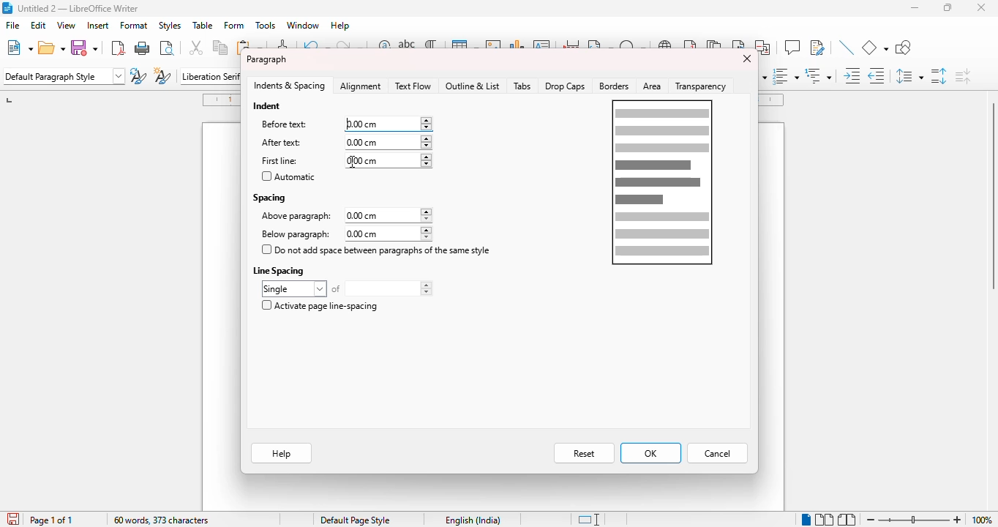  What do you see at coordinates (268, 105) in the screenshot?
I see `indent` at bounding box center [268, 105].